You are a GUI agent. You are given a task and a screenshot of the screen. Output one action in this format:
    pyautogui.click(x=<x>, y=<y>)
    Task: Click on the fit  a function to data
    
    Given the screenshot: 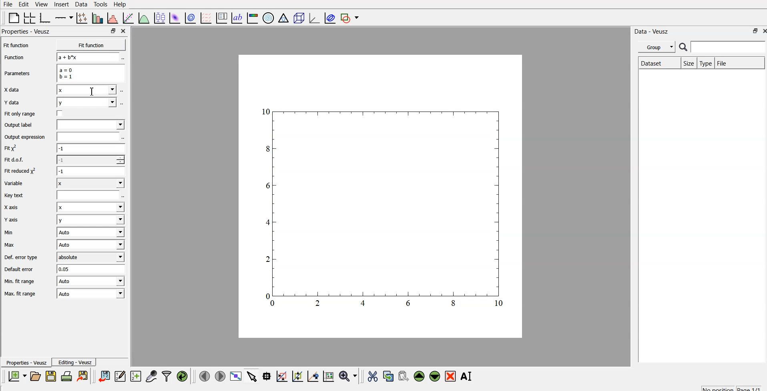 What is the action you would take?
    pyautogui.click(x=128, y=19)
    